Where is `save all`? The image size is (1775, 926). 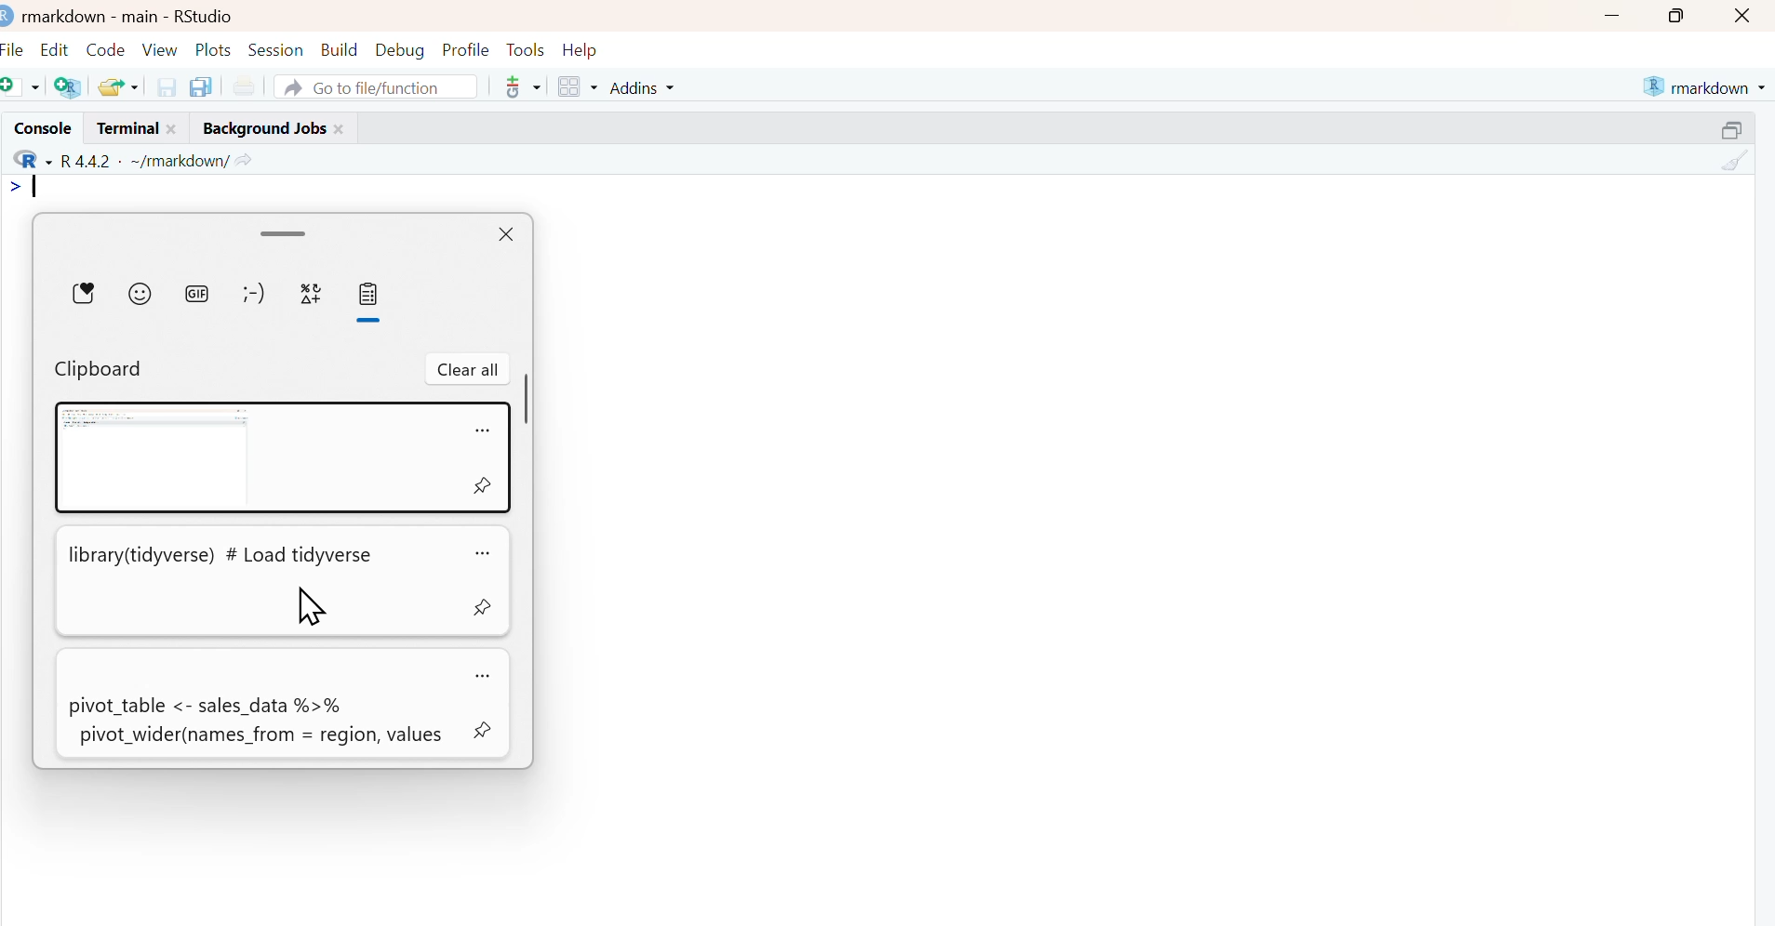
save all is located at coordinates (200, 86).